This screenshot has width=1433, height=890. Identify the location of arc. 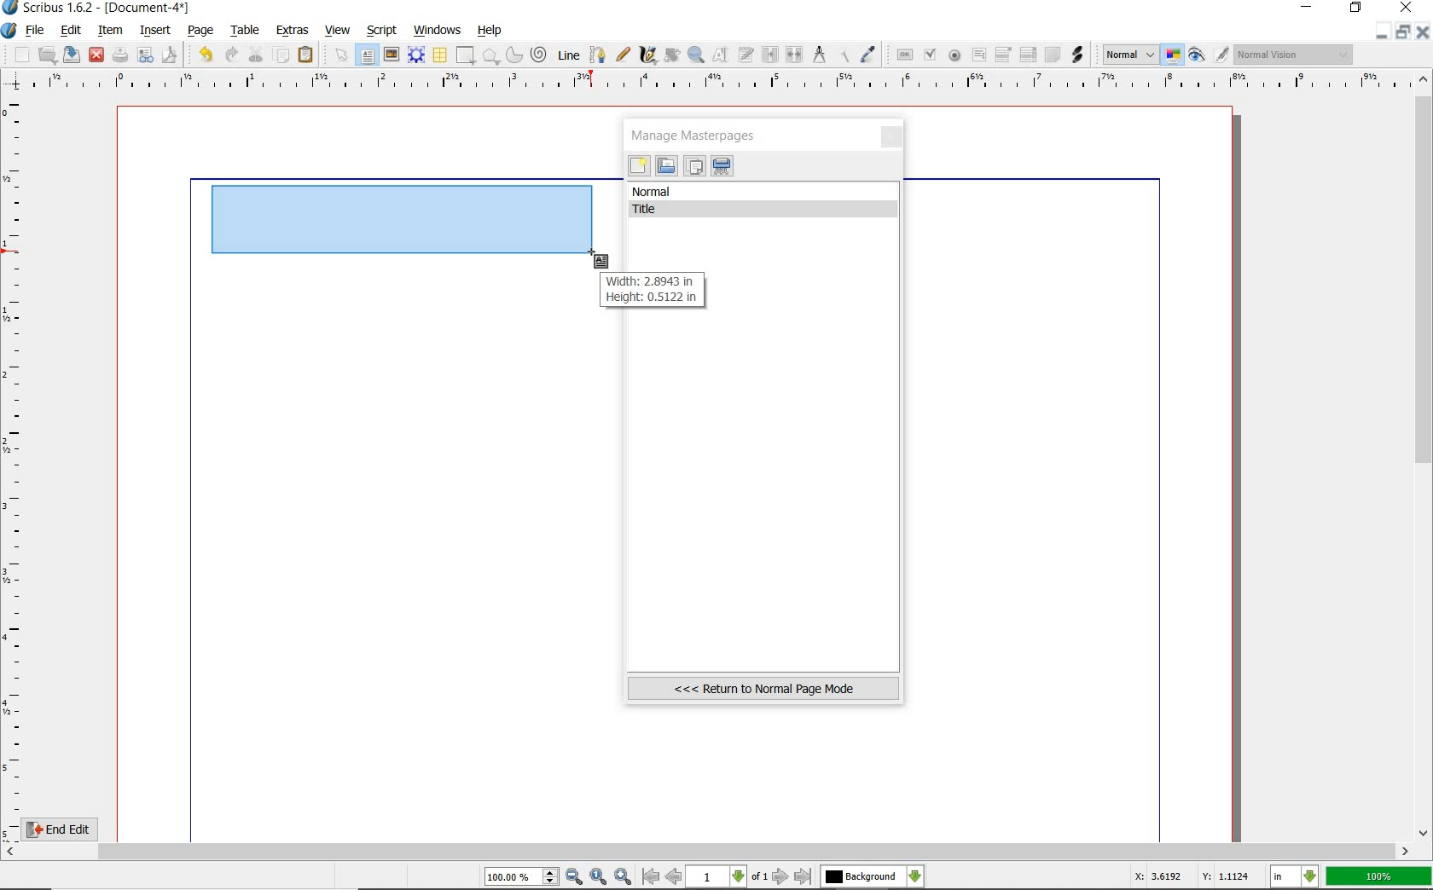
(513, 55).